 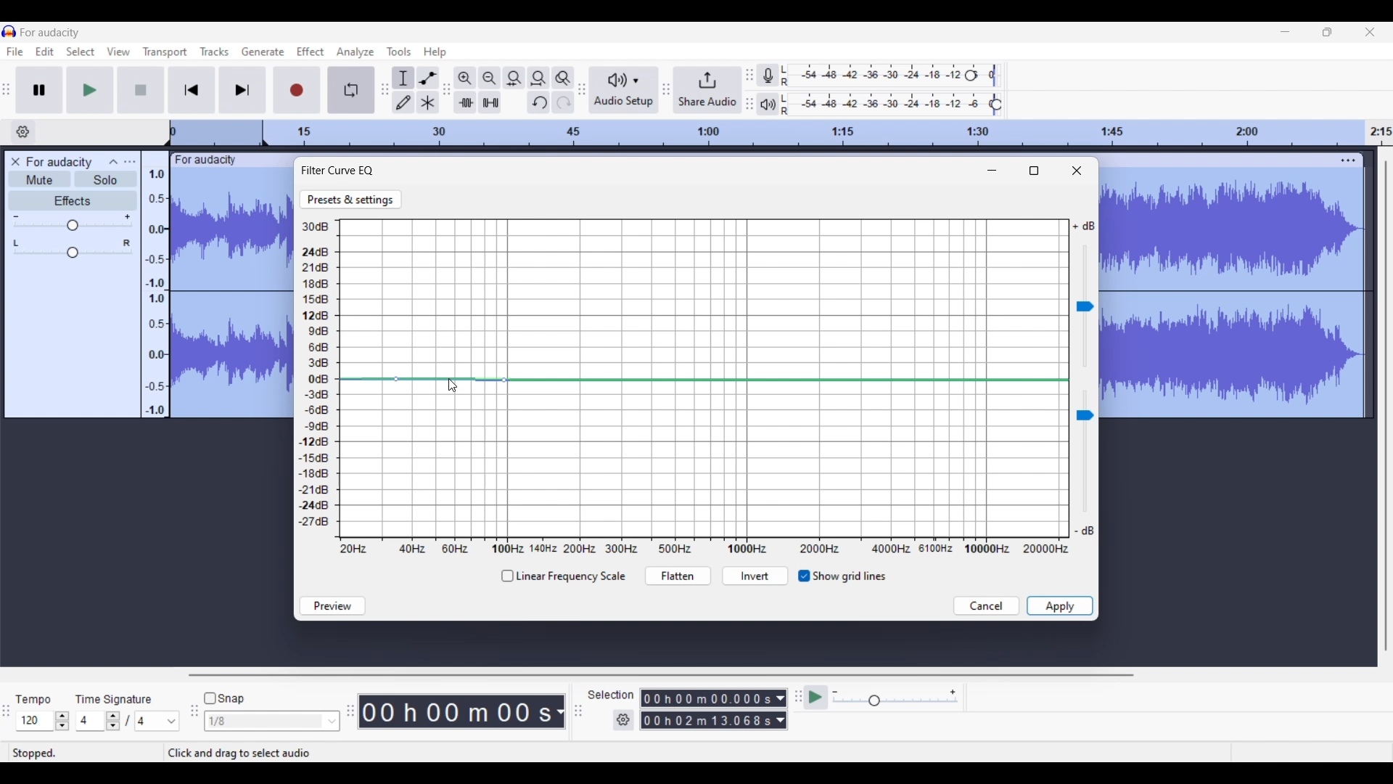 I want to click on Open menu, so click(x=129, y=161).